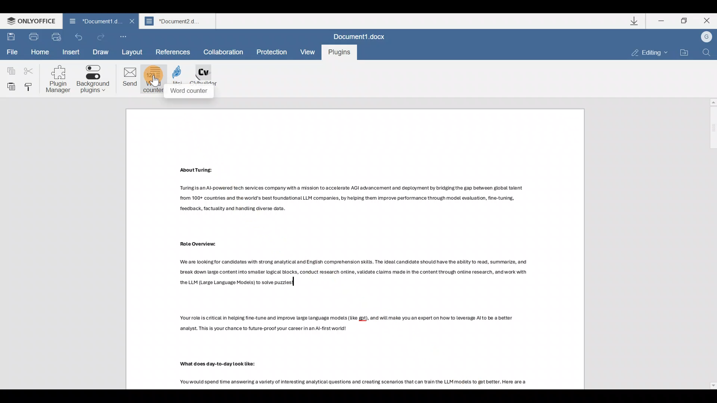 This screenshot has width=717, height=403. What do you see at coordinates (28, 71) in the screenshot?
I see `Cut` at bounding box center [28, 71].